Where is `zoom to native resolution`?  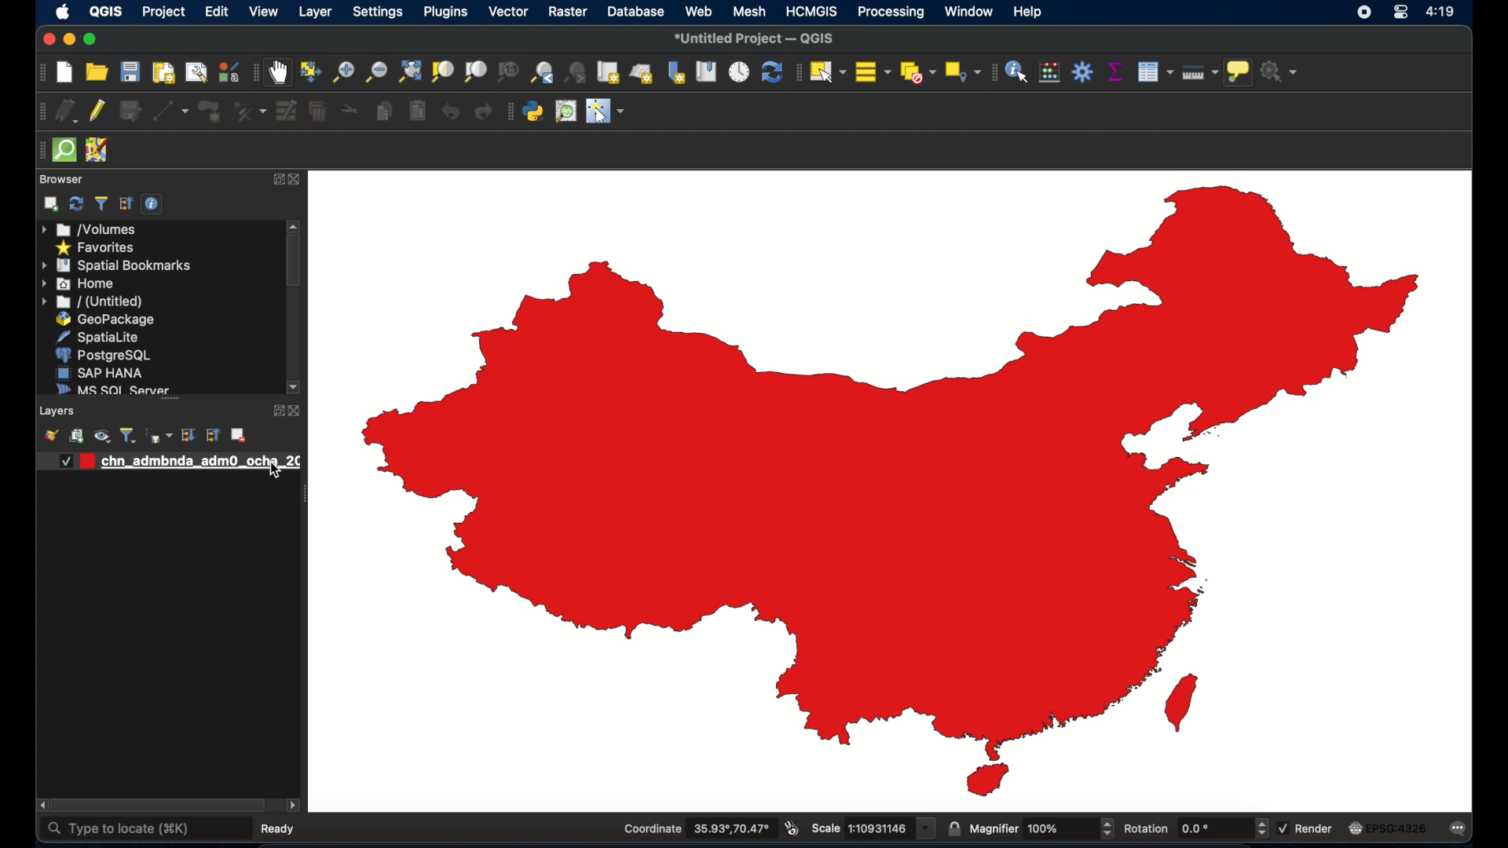
zoom to native resolution is located at coordinates (510, 73).